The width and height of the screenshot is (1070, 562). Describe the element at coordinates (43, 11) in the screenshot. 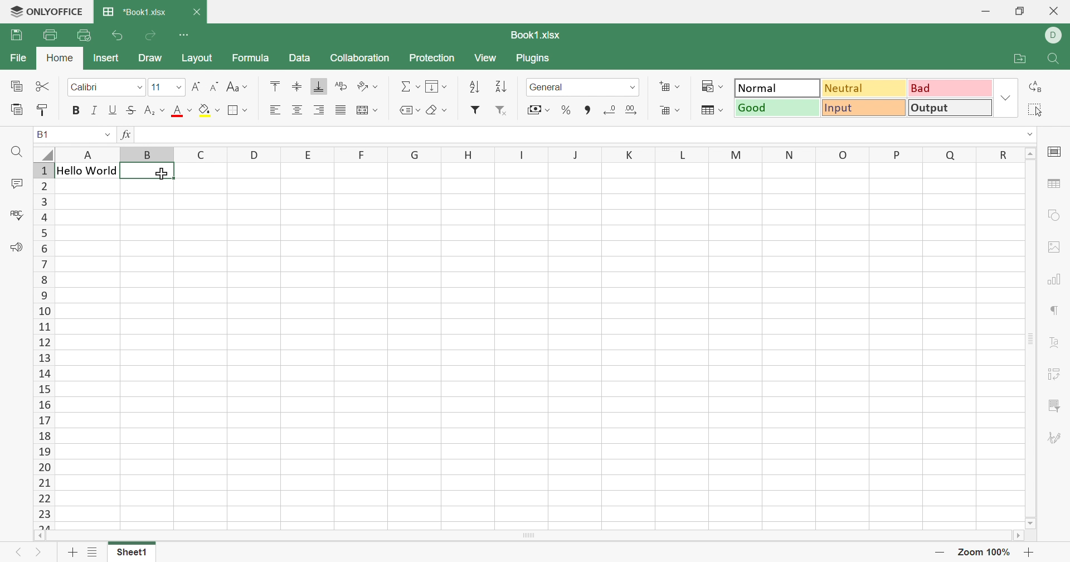

I see `ONLYOFFICE` at that location.